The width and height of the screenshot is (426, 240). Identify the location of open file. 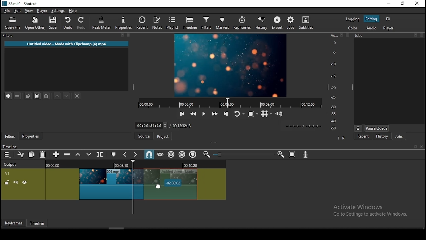
(14, 24).